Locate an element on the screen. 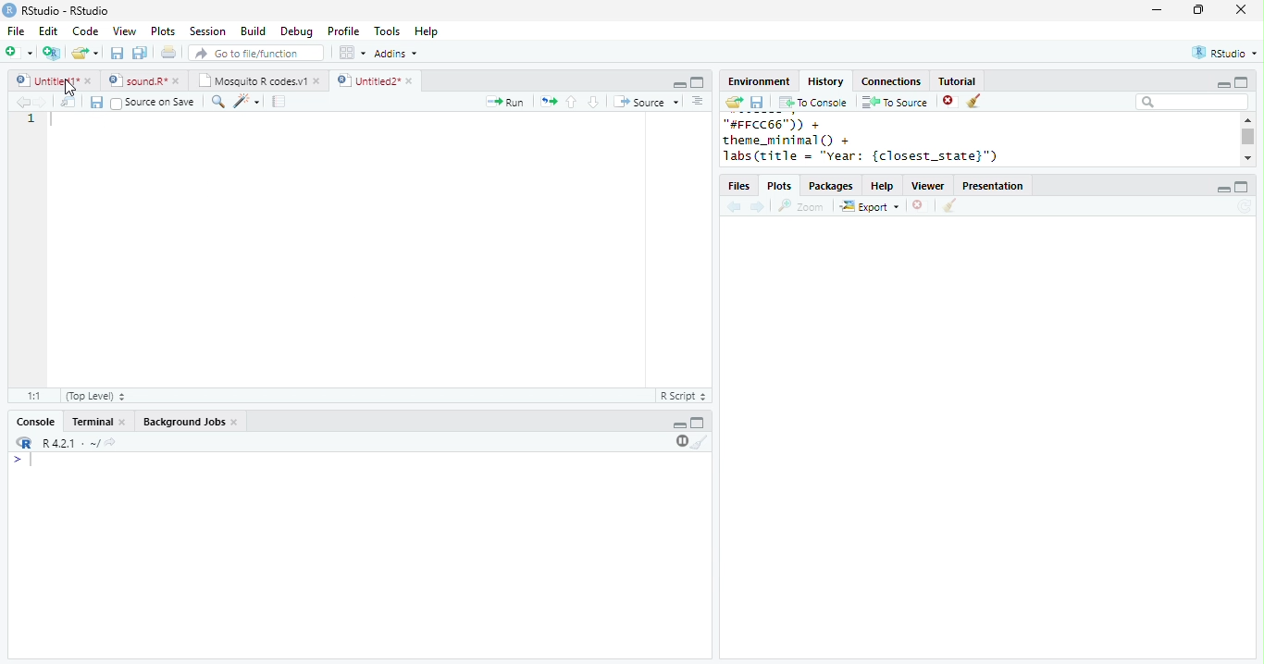 This screenshot has width=1264, height=664. File is located at coordinates (16, 31).